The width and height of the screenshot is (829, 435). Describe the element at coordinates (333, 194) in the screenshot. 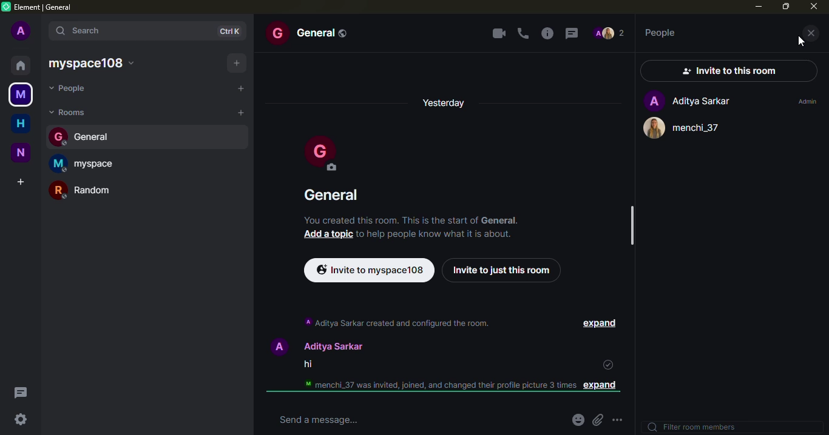

I see `general` at that location.